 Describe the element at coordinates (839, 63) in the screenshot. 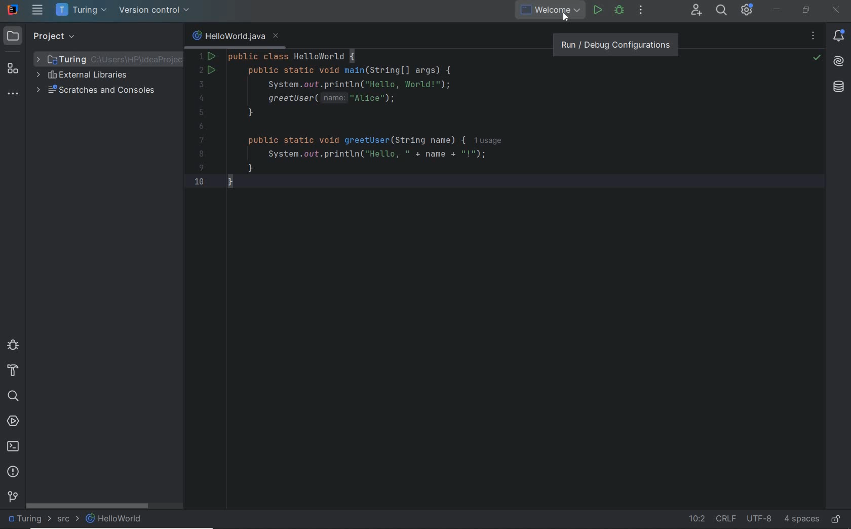

I see `AI Assistant` at that location.